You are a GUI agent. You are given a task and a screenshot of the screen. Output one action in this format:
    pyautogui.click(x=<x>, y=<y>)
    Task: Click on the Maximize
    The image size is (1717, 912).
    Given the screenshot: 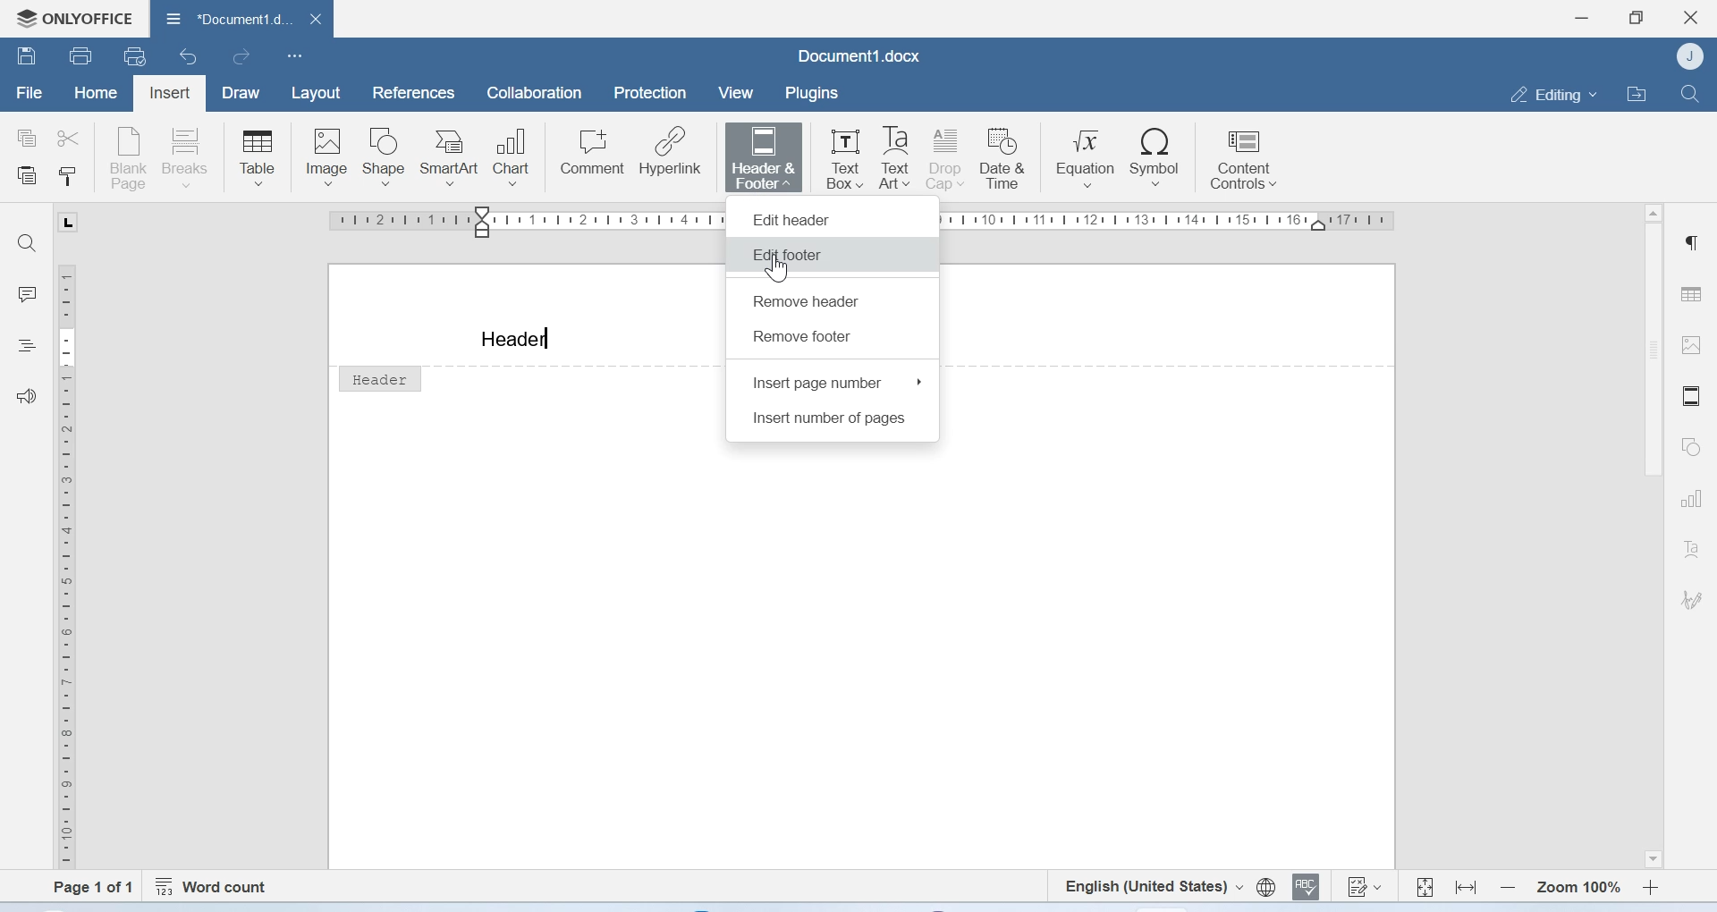 What is the action you would take?
    pyautogui.click(x=1637, y=16)
    